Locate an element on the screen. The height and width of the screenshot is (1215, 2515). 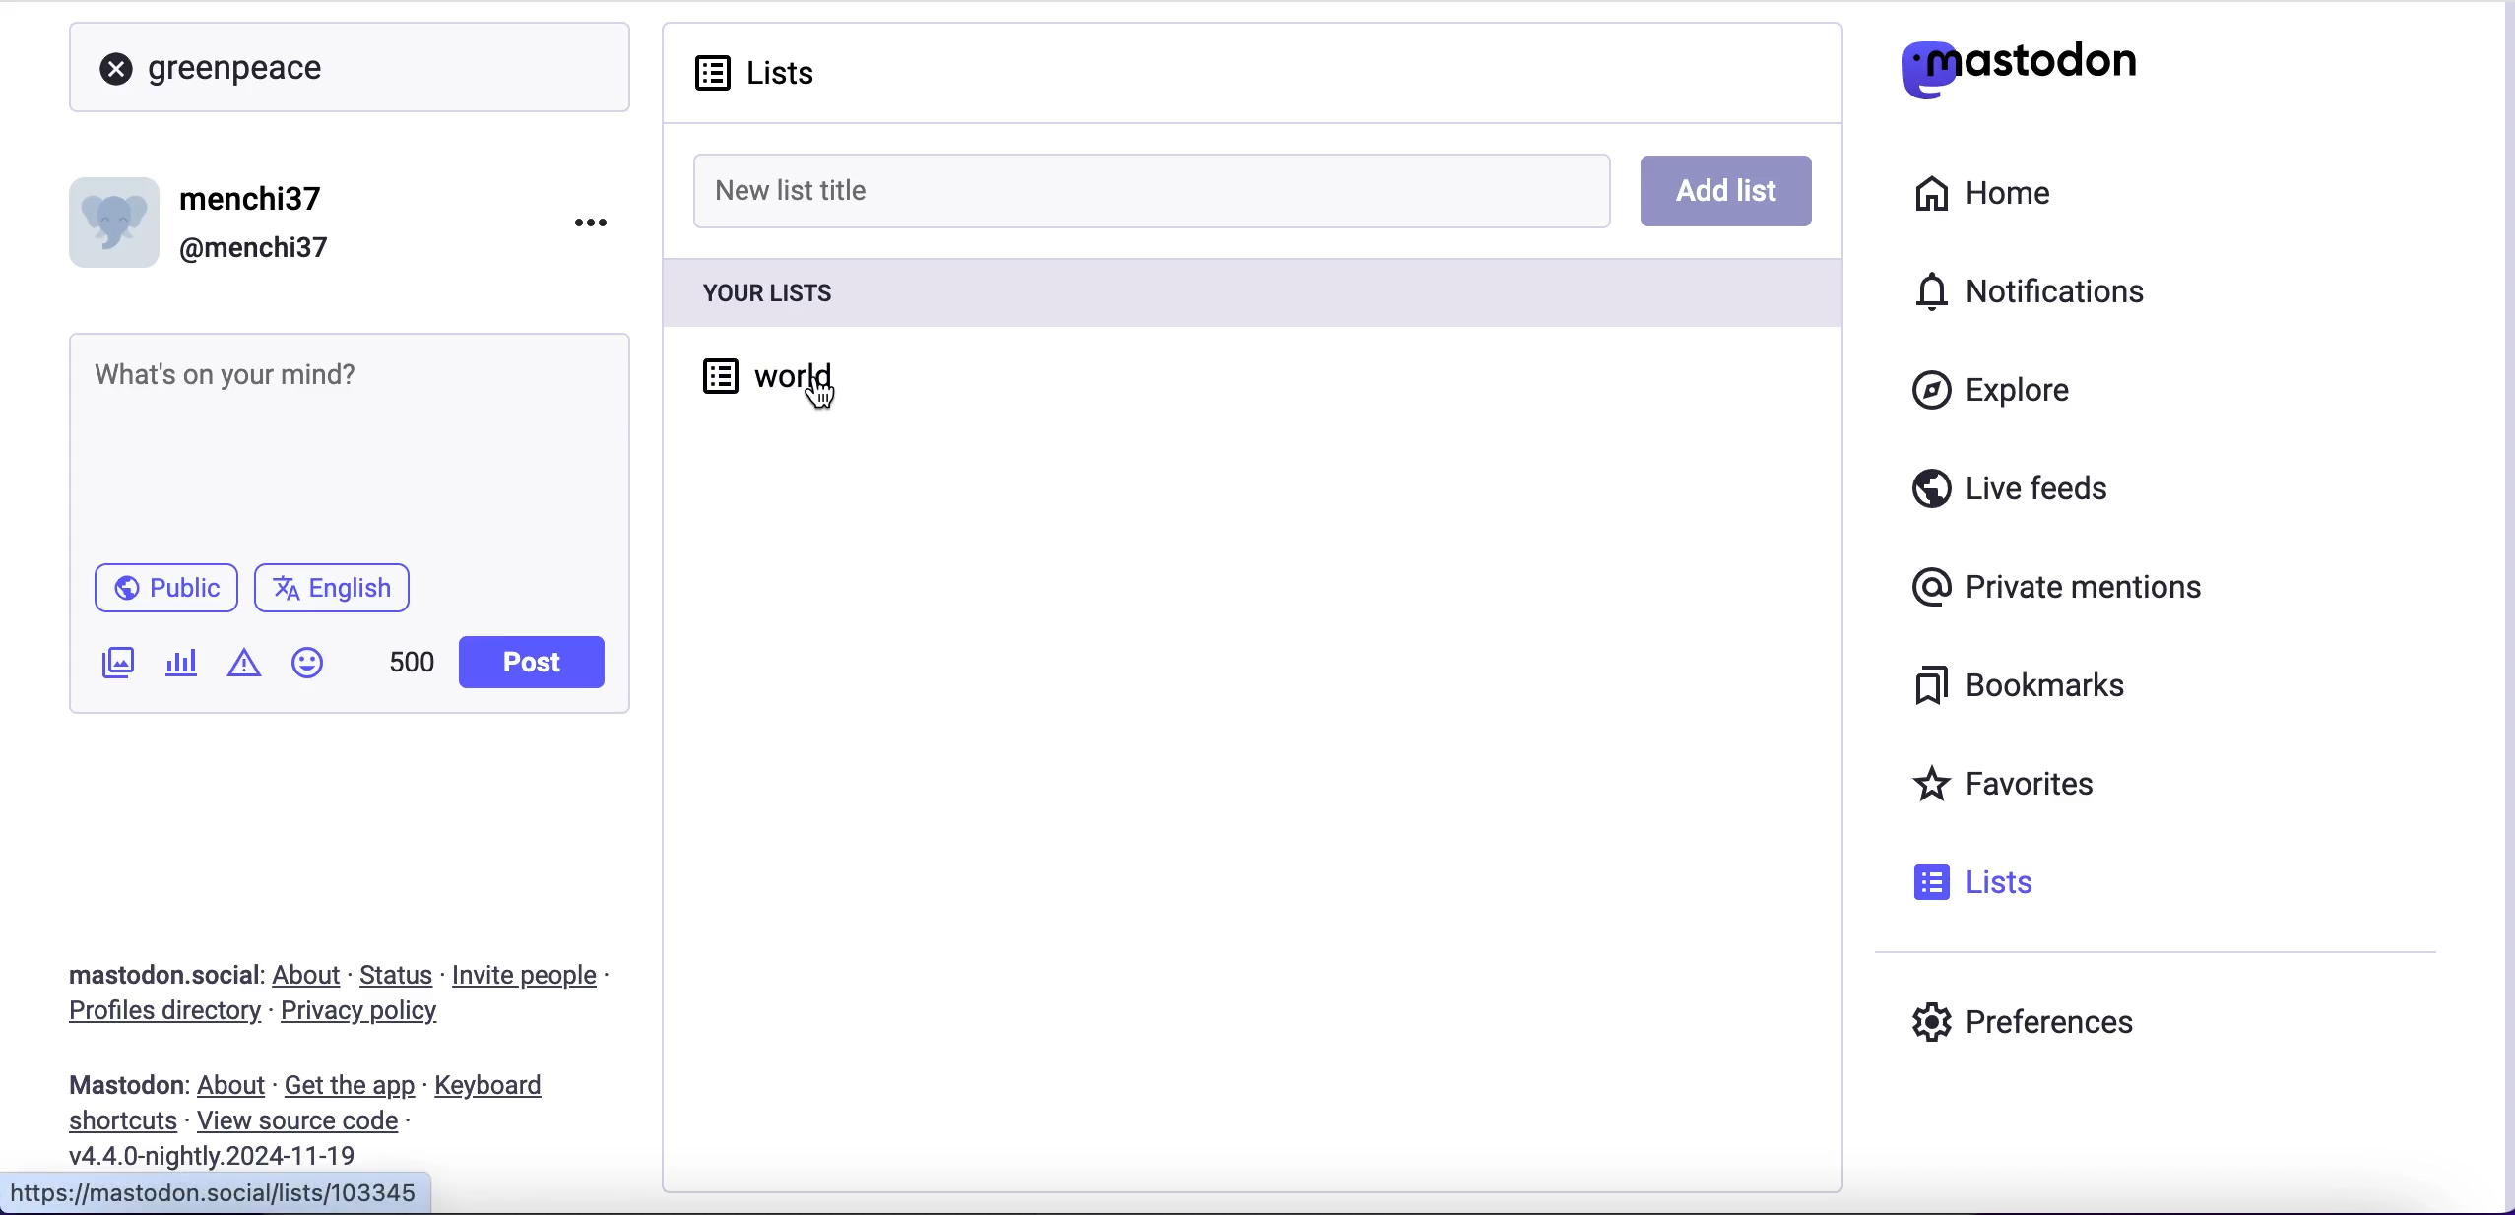
shortcuts is located at coordinates (116, 1122).